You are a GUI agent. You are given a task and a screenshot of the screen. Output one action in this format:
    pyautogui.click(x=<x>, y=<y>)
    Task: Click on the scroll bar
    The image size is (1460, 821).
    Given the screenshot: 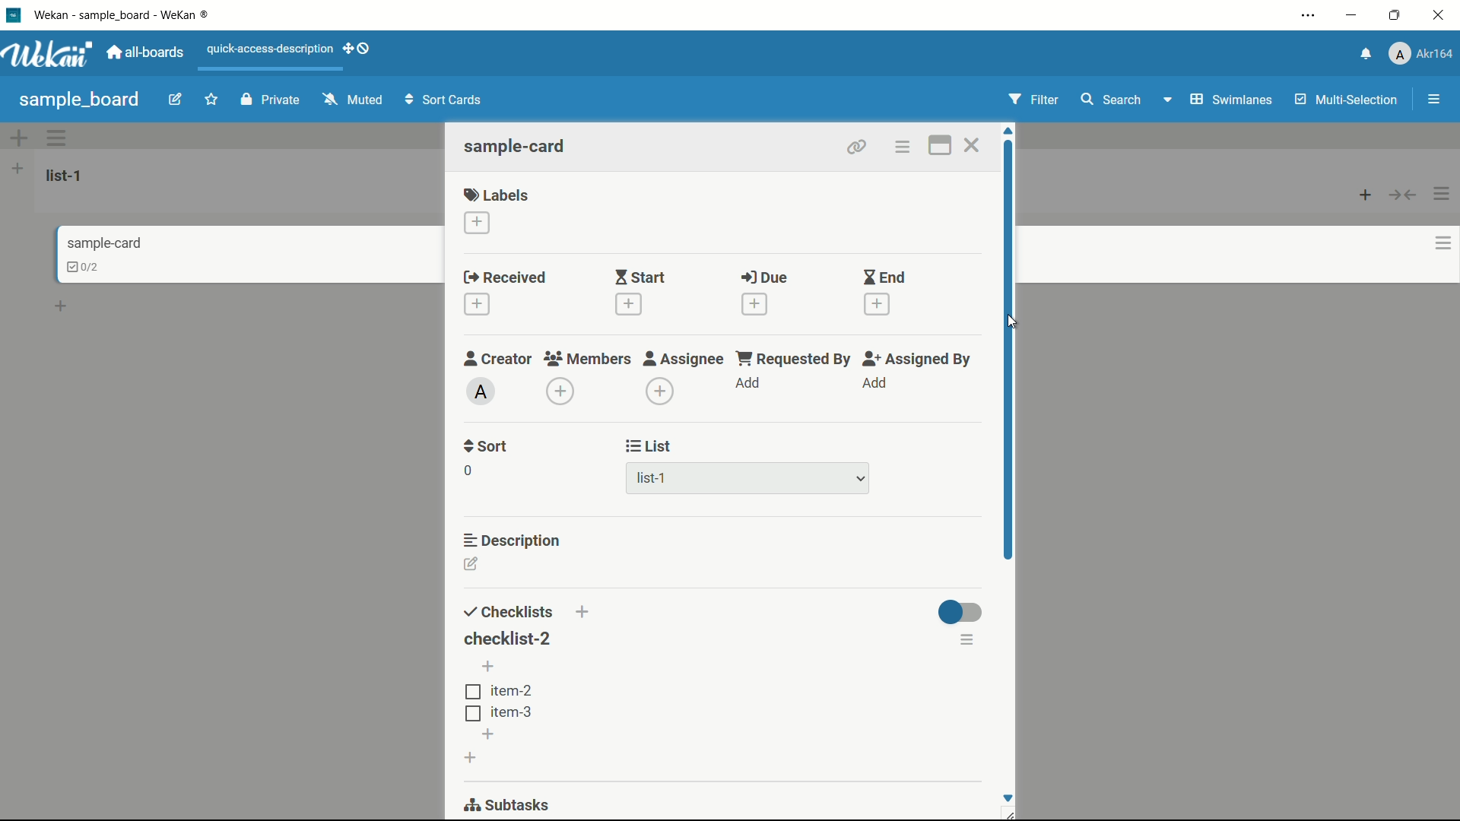 What is the action you would take?
    pyautogui.click(x=1008, y=348)
    